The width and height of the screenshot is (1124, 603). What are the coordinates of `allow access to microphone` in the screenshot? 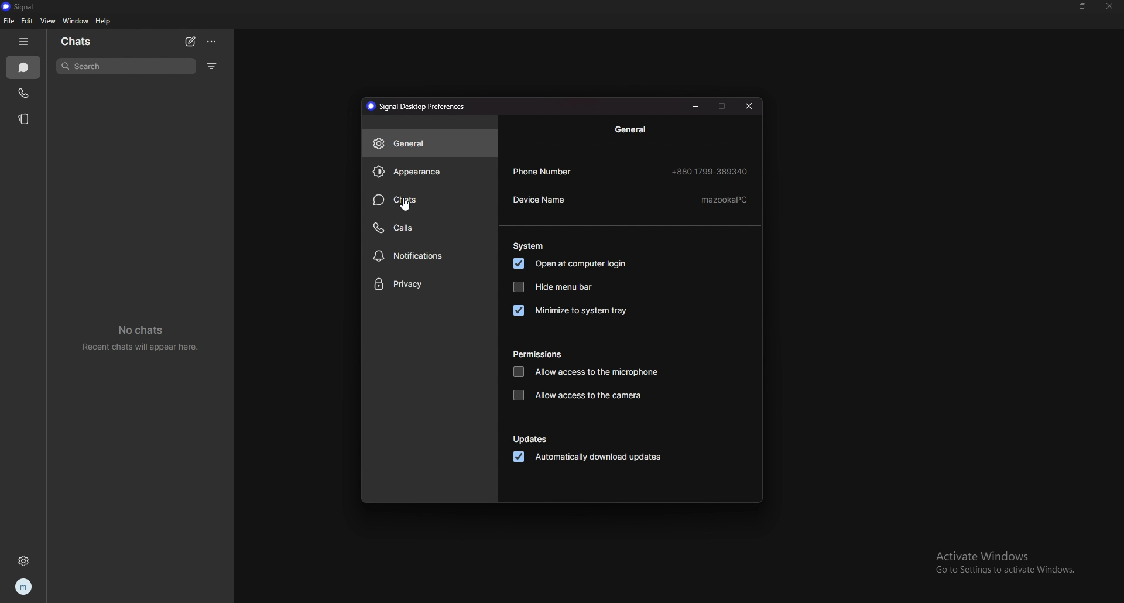 It's located at (587, 372).